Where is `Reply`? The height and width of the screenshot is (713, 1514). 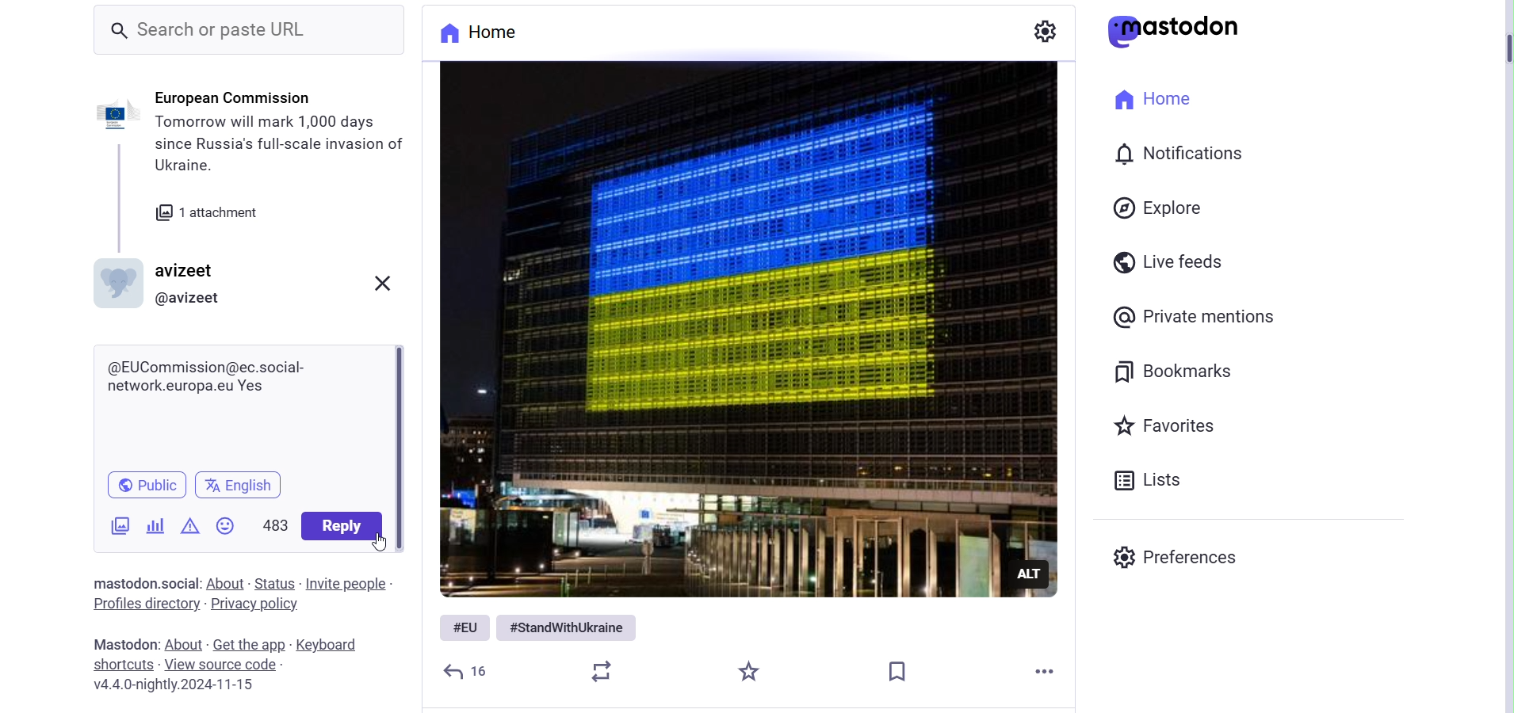 Reply is located at coordinates (468, 671).